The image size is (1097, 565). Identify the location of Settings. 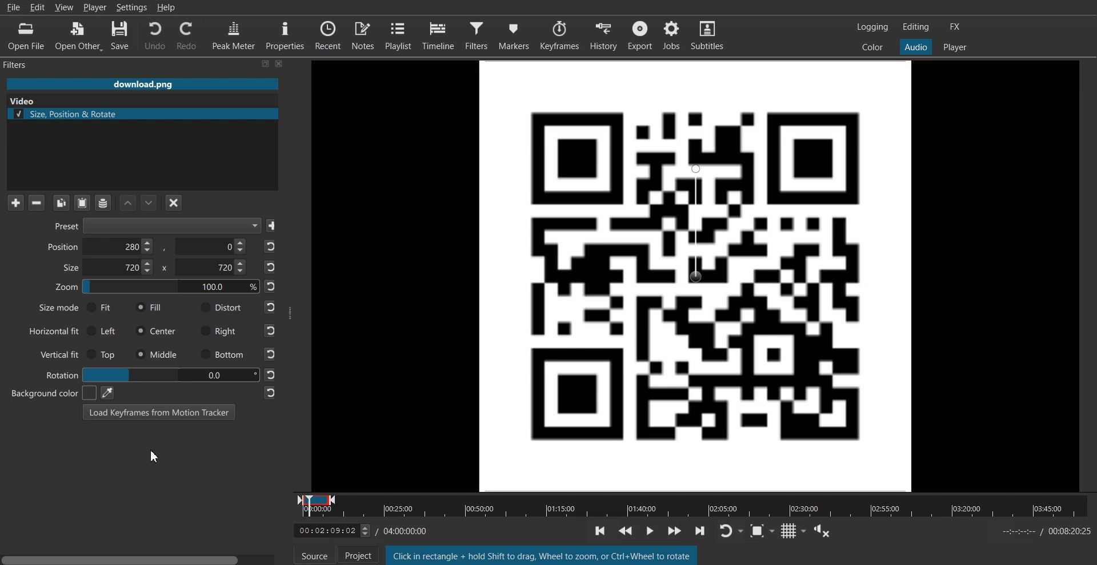
(132, 7).